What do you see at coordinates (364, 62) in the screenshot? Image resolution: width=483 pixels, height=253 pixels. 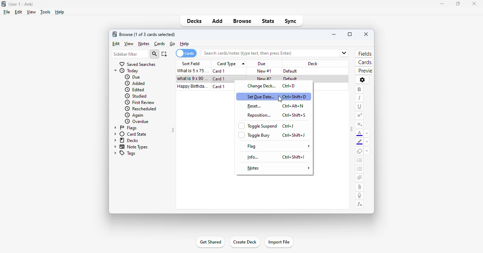 I see `cards` at bounding box center [364, 62].